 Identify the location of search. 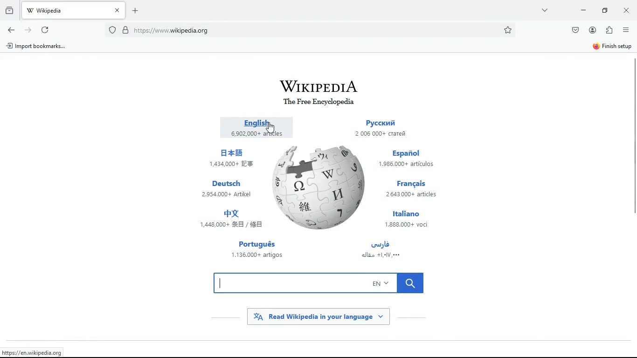
(324, 282).